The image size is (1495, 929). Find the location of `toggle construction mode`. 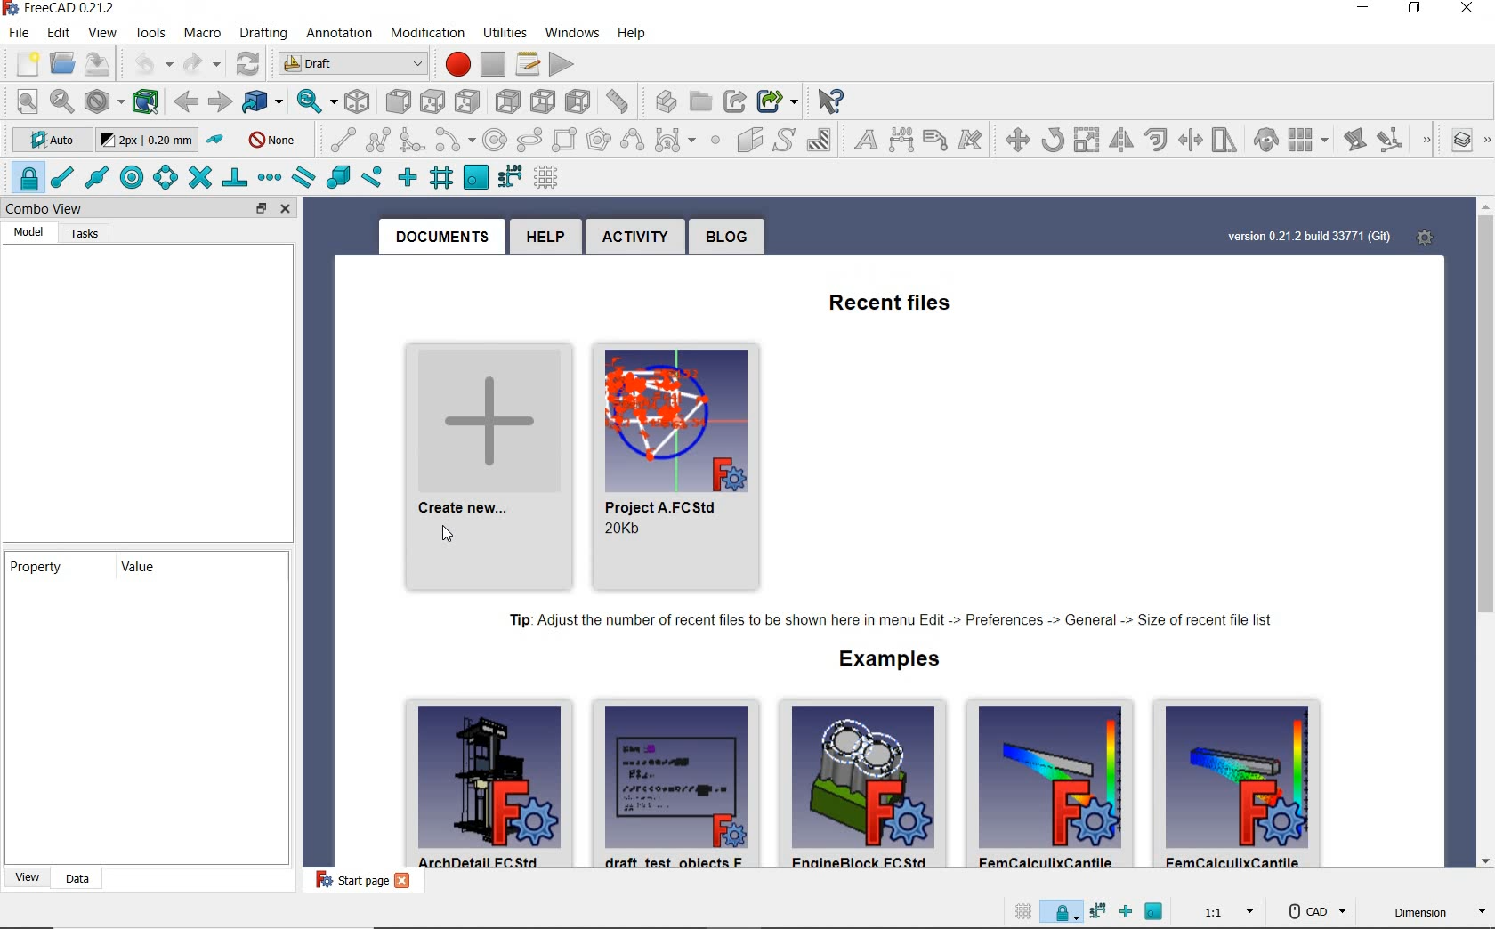

toggle construction mode is located at coordinates (214, 141).